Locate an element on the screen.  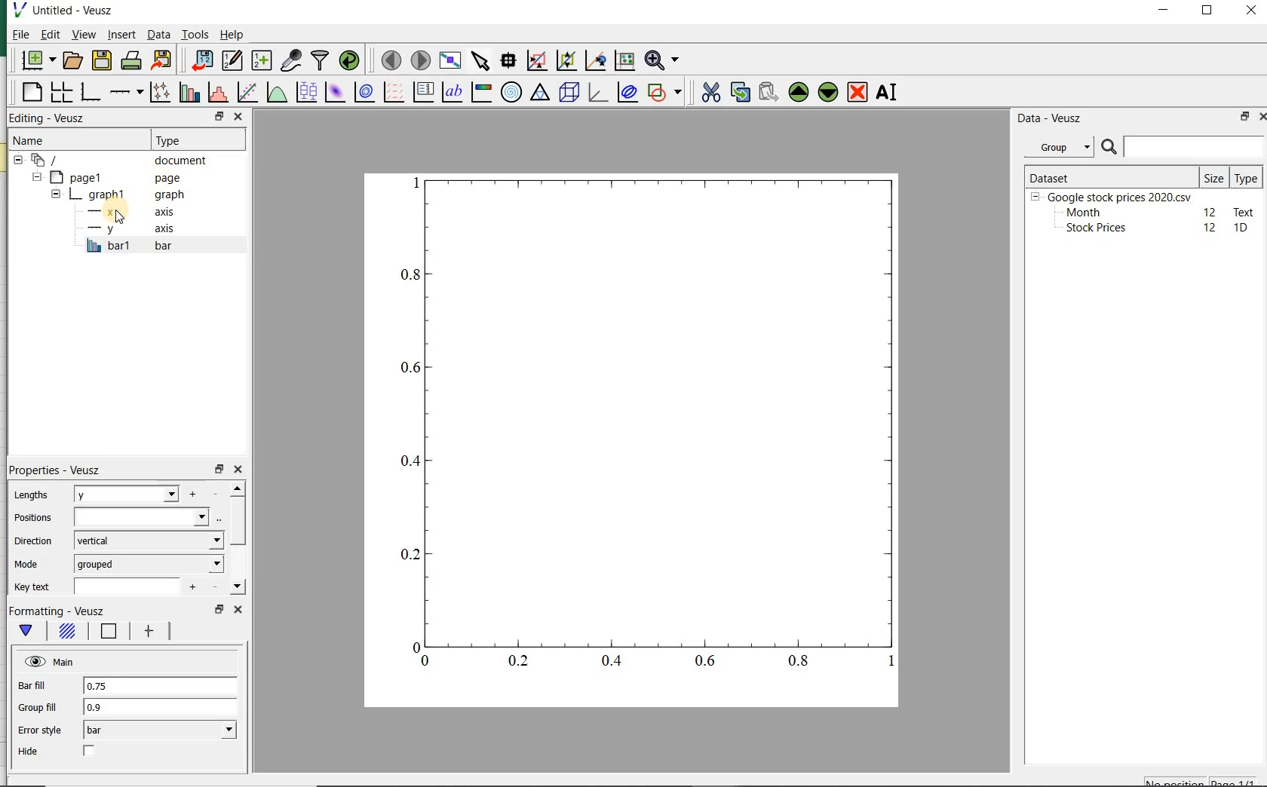
read data points on the graph is located at coordinates (507, 61).